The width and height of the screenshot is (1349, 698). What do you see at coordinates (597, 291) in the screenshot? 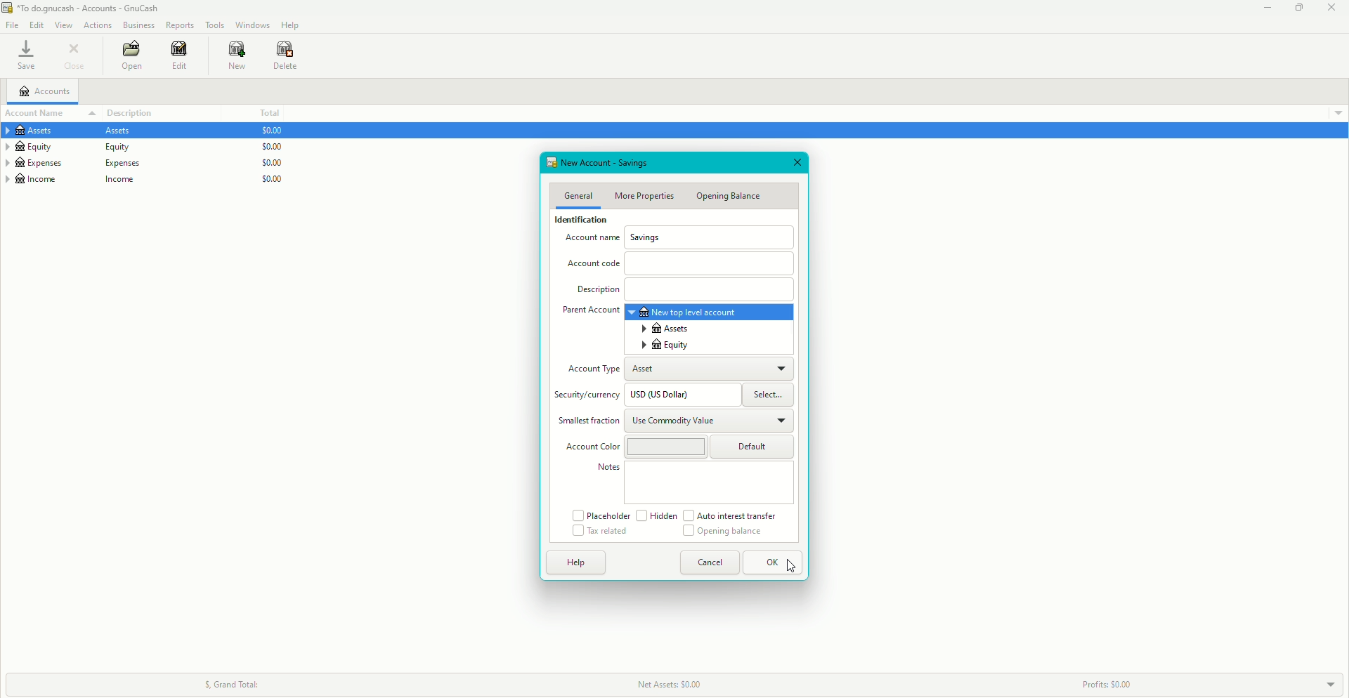
I see `Description` at bounding box center [597, 291].